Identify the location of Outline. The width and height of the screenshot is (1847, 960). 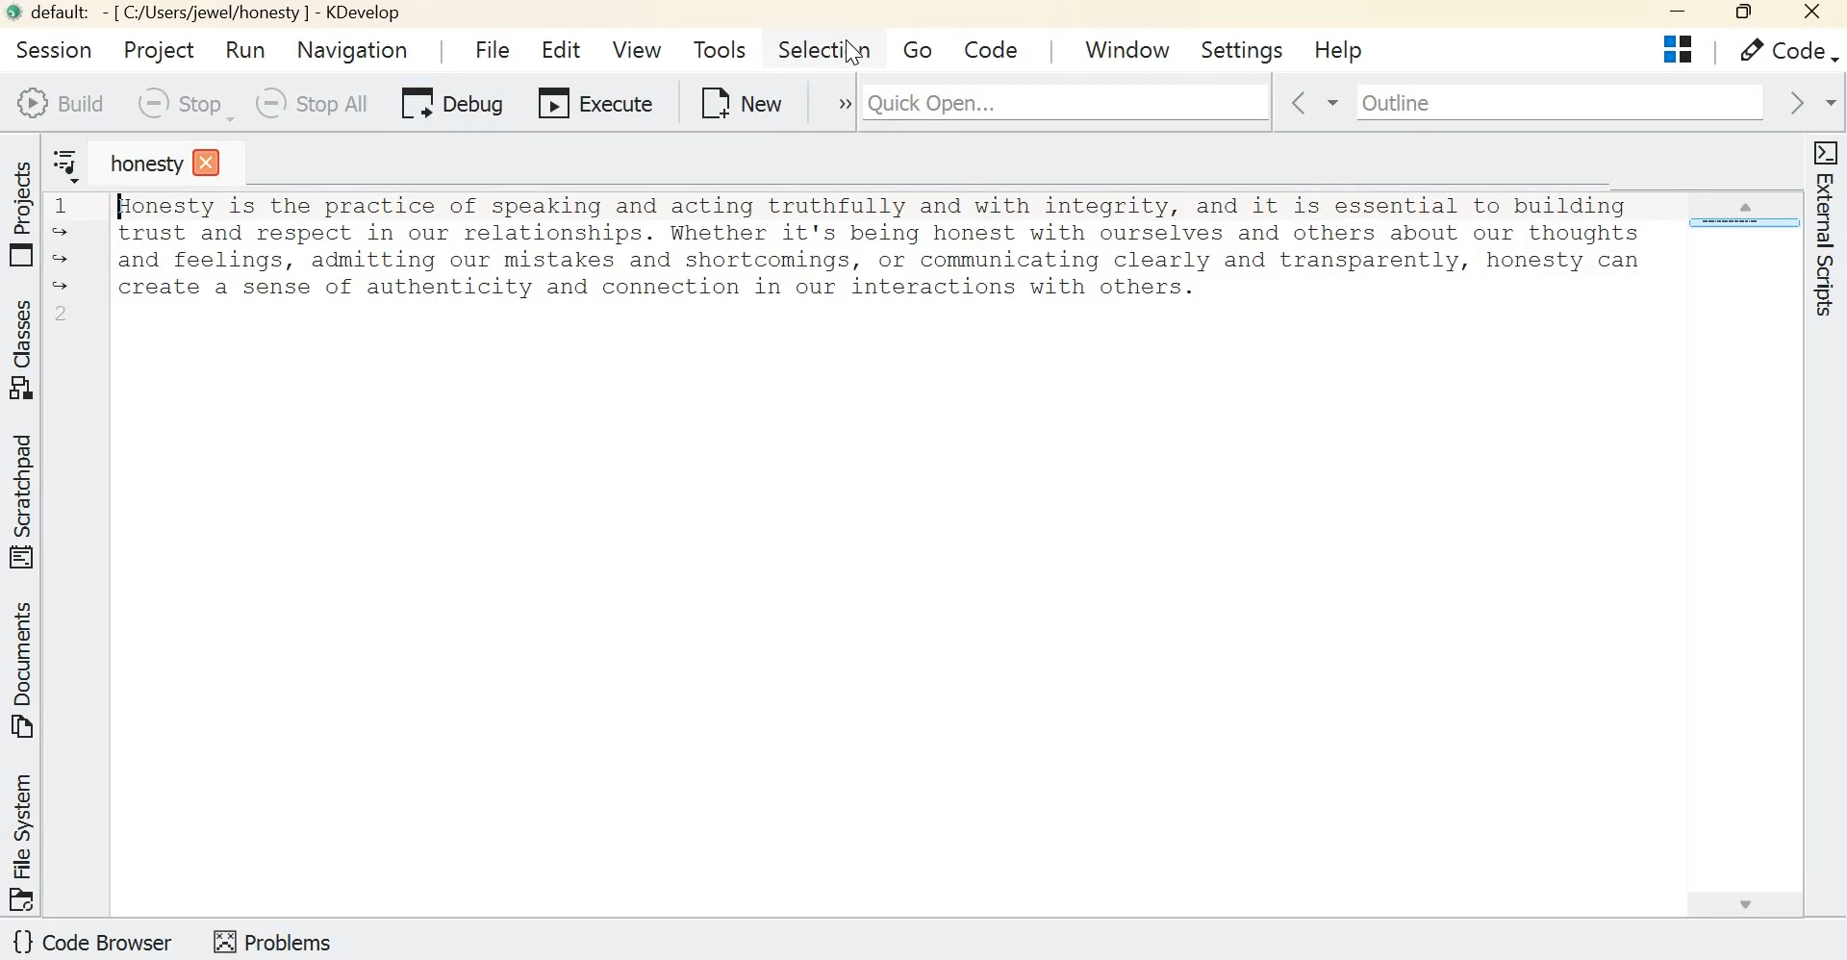
(1543, 102).